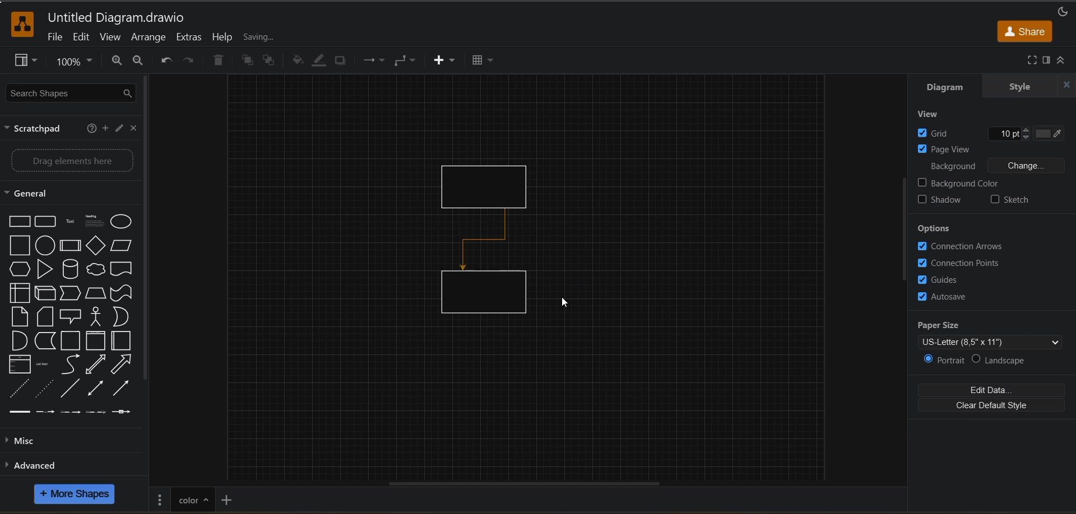 Image resolution: width=1076 pixels, height=514 pixels. I want to click on Cube, so click(45, 293).